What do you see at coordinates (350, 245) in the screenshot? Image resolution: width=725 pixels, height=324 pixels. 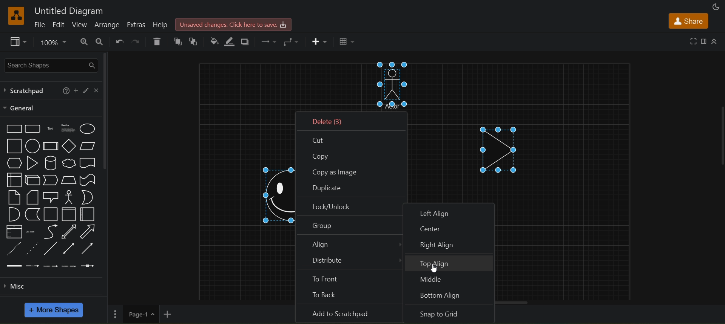 I see `align` at bounding box center [350, 245].